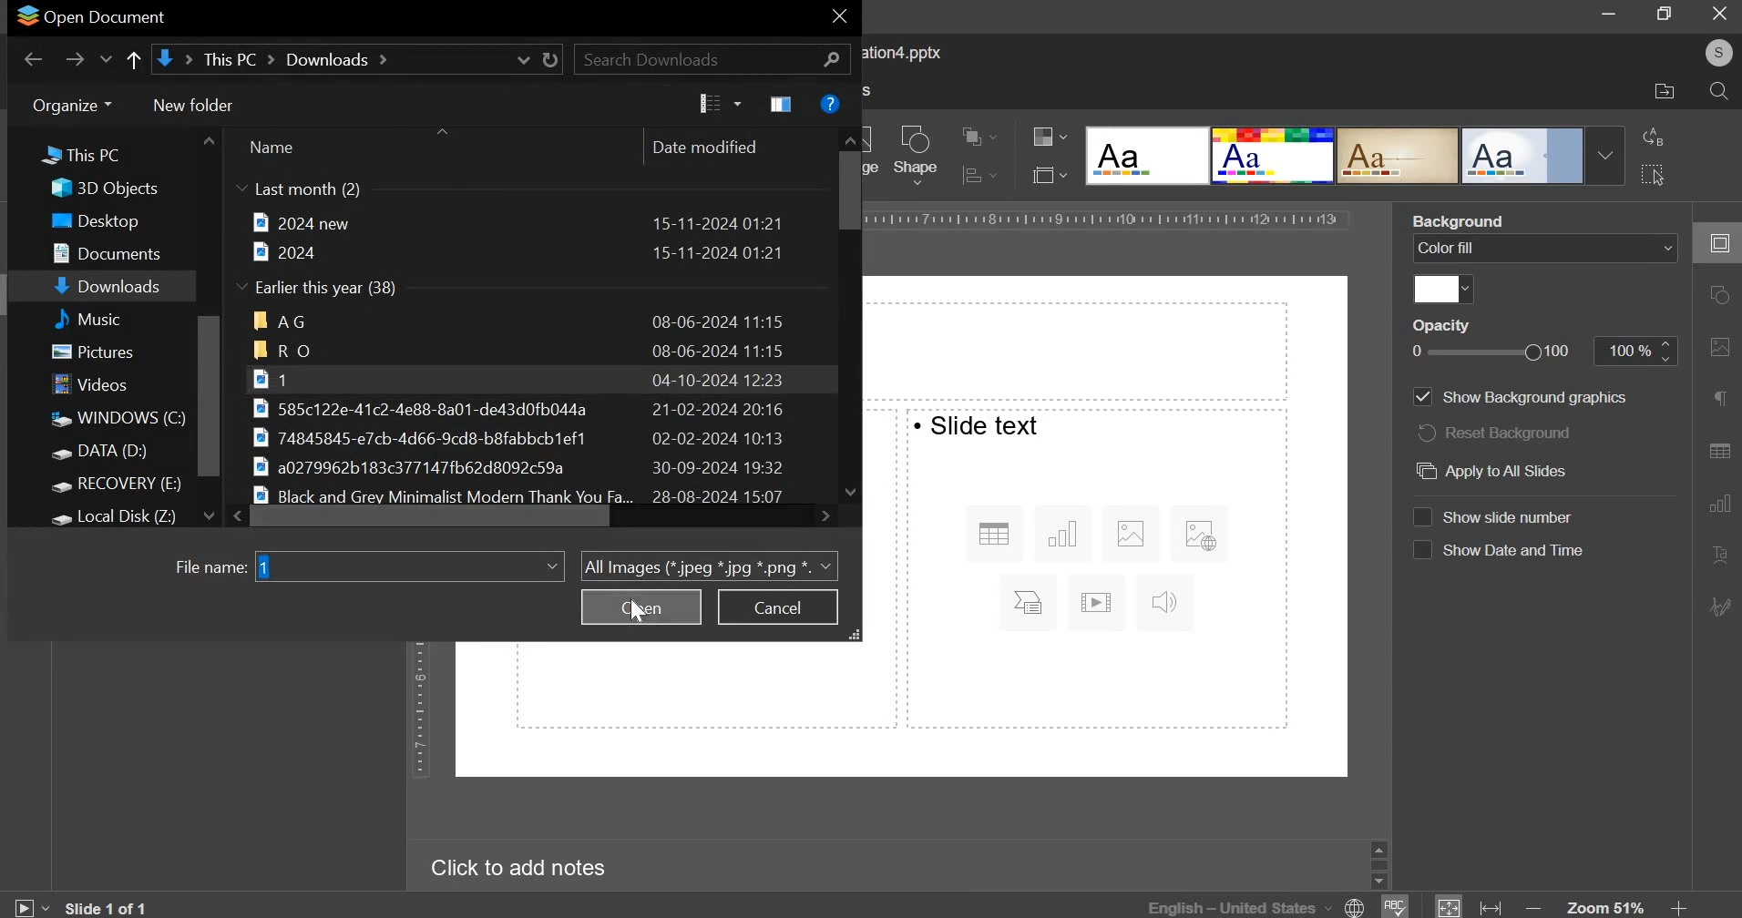 The width and height of the screenshot is (1742, 918). What do you see at coordinates (1610, 15) in the screenshot?
I see `minimize` at bounding box center [1610, 15].